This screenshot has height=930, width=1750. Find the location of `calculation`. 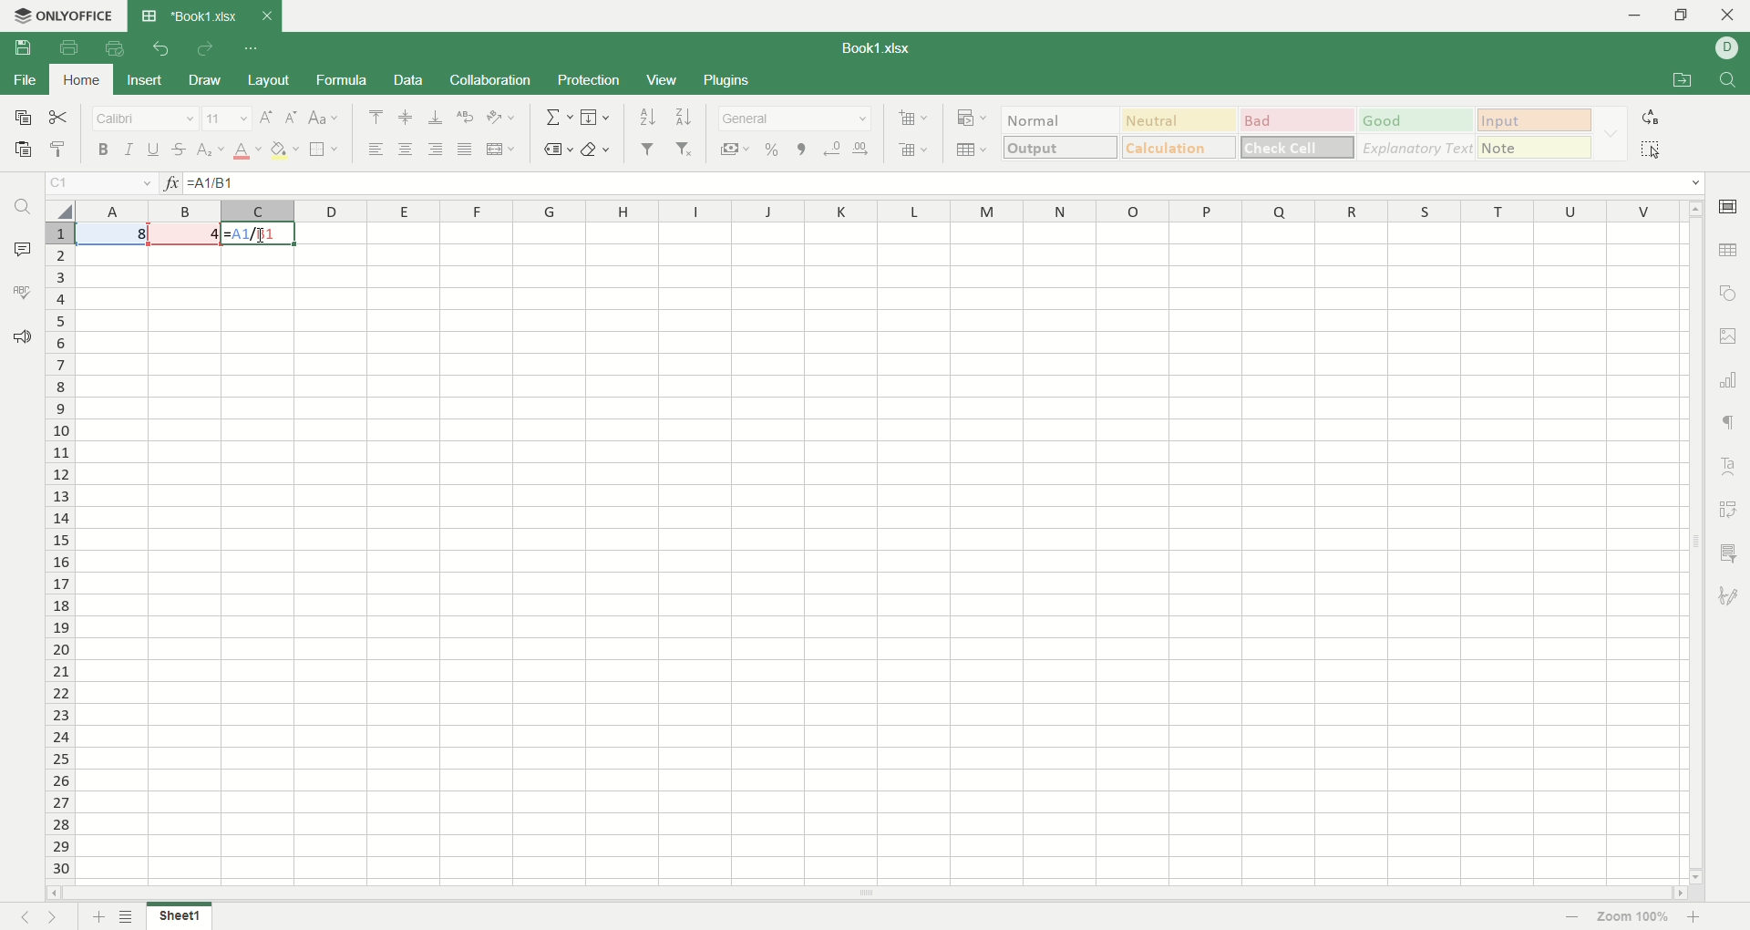

calculation is located at coordinates (1178, 147).